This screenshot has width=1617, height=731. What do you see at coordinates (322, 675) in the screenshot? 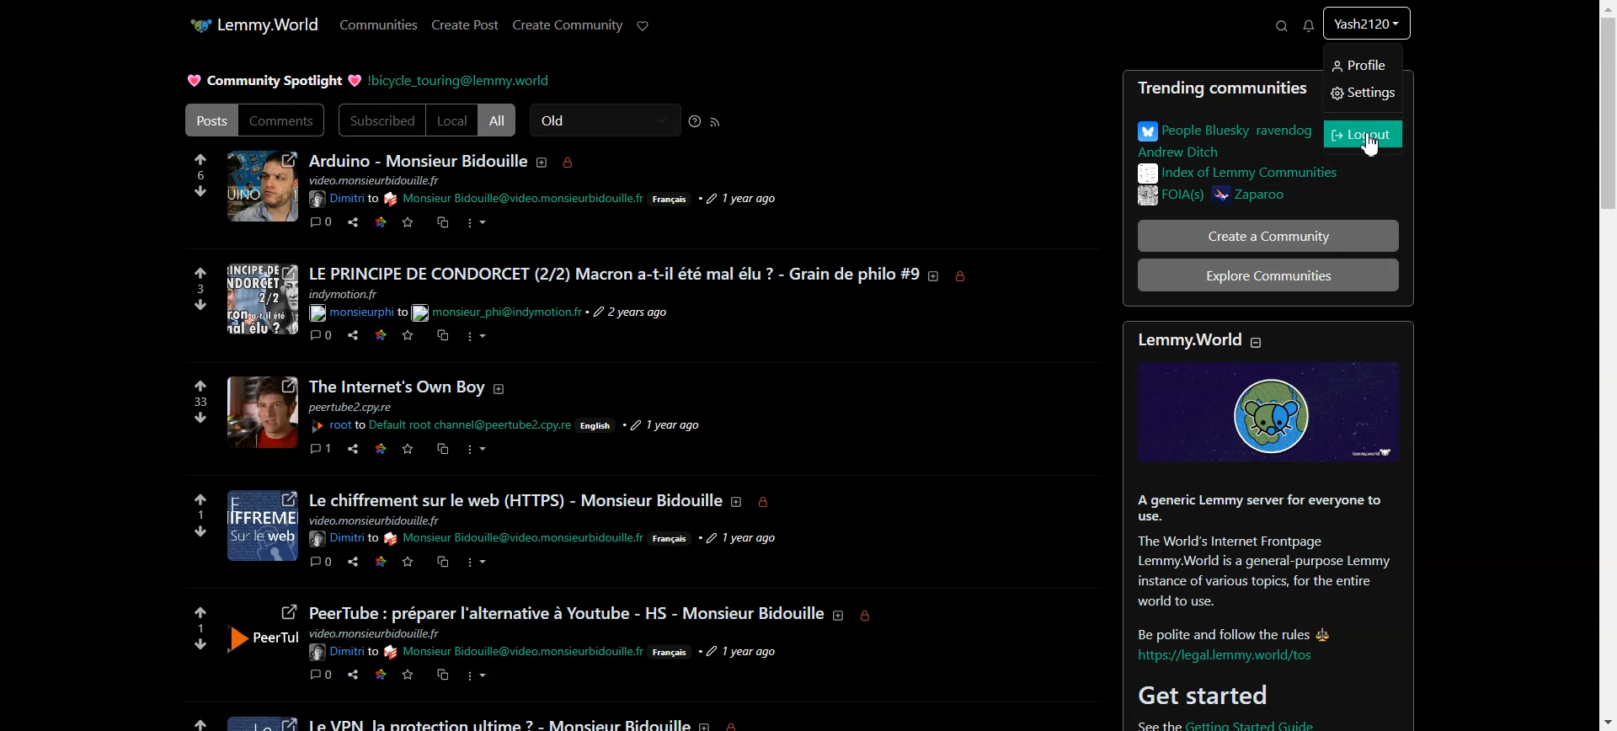
I see `comment` at bounding box center [322, 675].